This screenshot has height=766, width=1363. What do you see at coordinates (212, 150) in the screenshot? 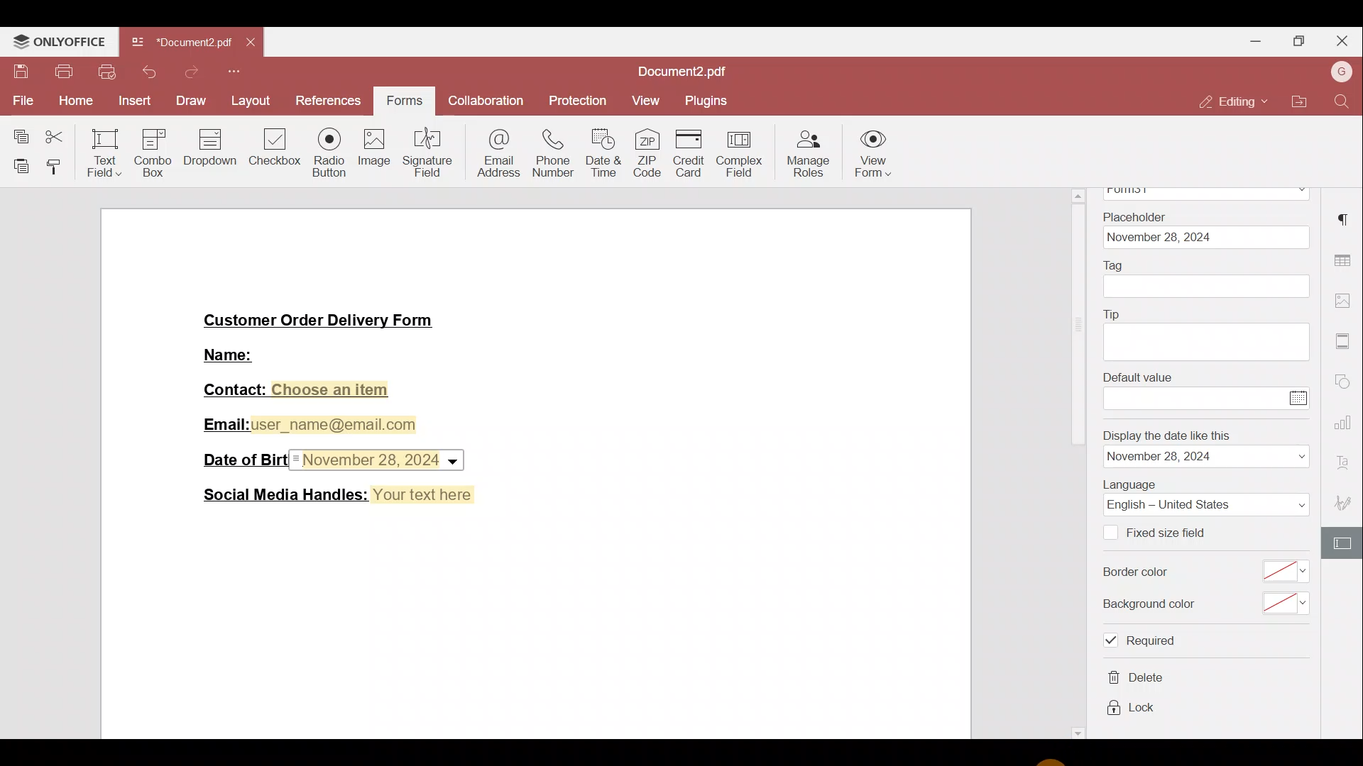
I see `Dropdown` at bounding box center [212, 150].